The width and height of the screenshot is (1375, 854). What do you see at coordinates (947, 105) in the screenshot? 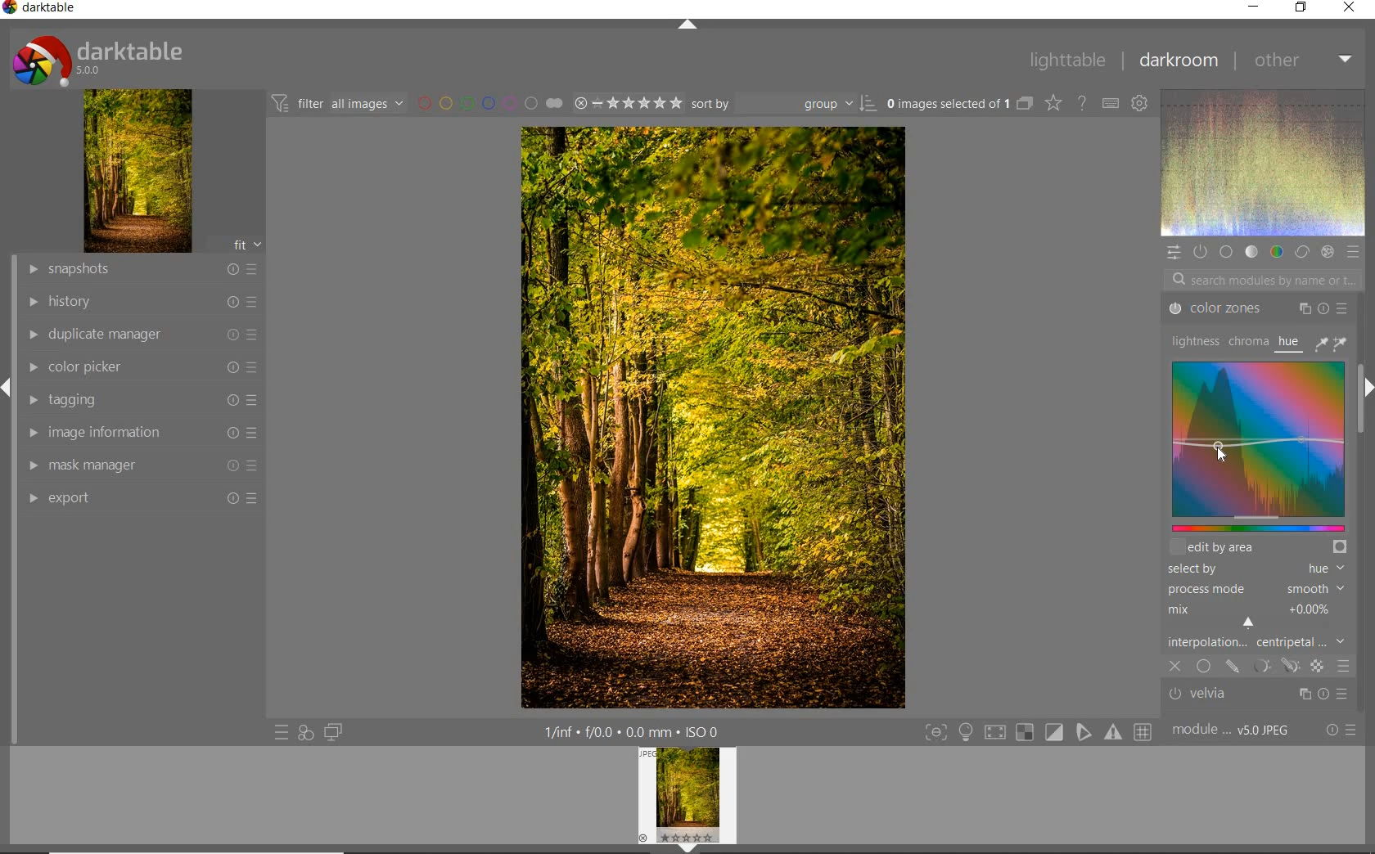
I see `SELECTED IMAGE` at bounding box center [947, 105].